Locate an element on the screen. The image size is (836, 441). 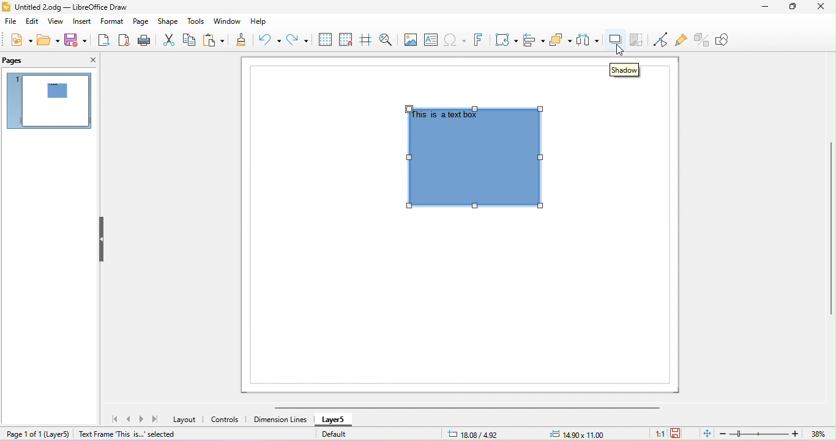
transformation is located at coordinates (507, 40).